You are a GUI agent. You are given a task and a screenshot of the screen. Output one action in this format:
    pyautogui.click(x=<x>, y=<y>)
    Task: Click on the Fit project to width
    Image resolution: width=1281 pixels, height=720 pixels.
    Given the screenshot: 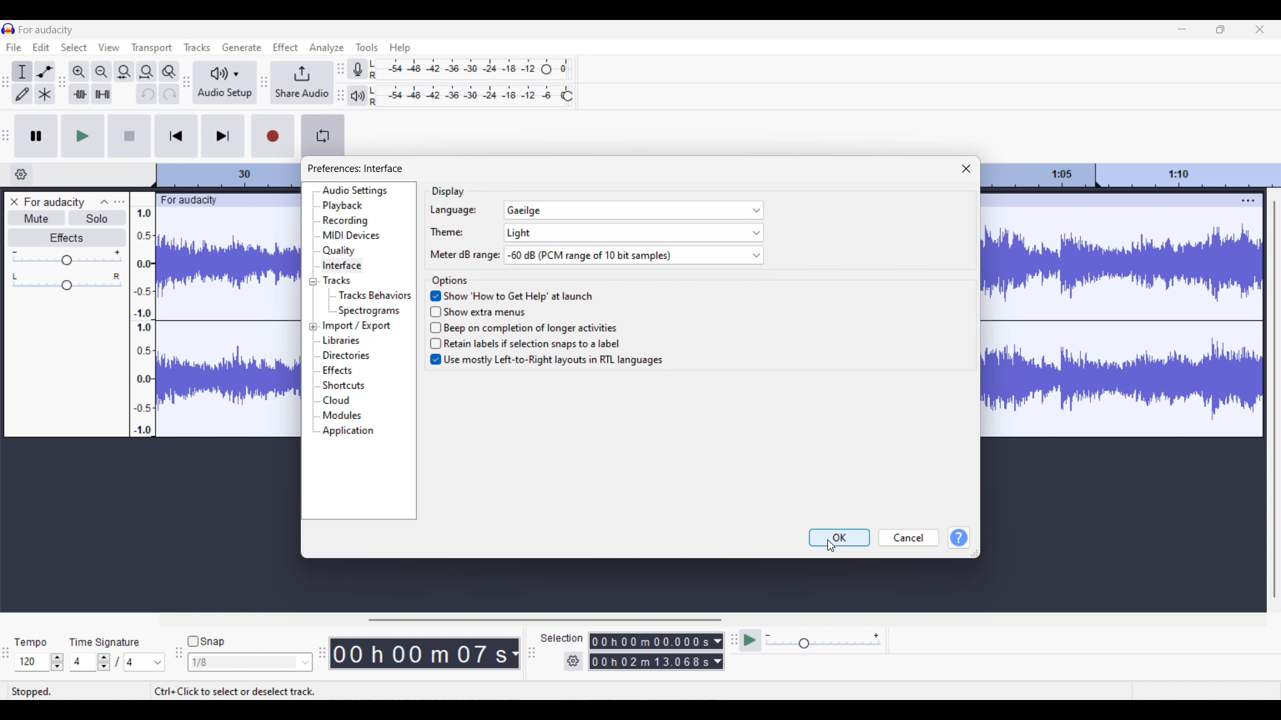 What is the action you would take?
    pyautogui.click(x=147, y=72)
    